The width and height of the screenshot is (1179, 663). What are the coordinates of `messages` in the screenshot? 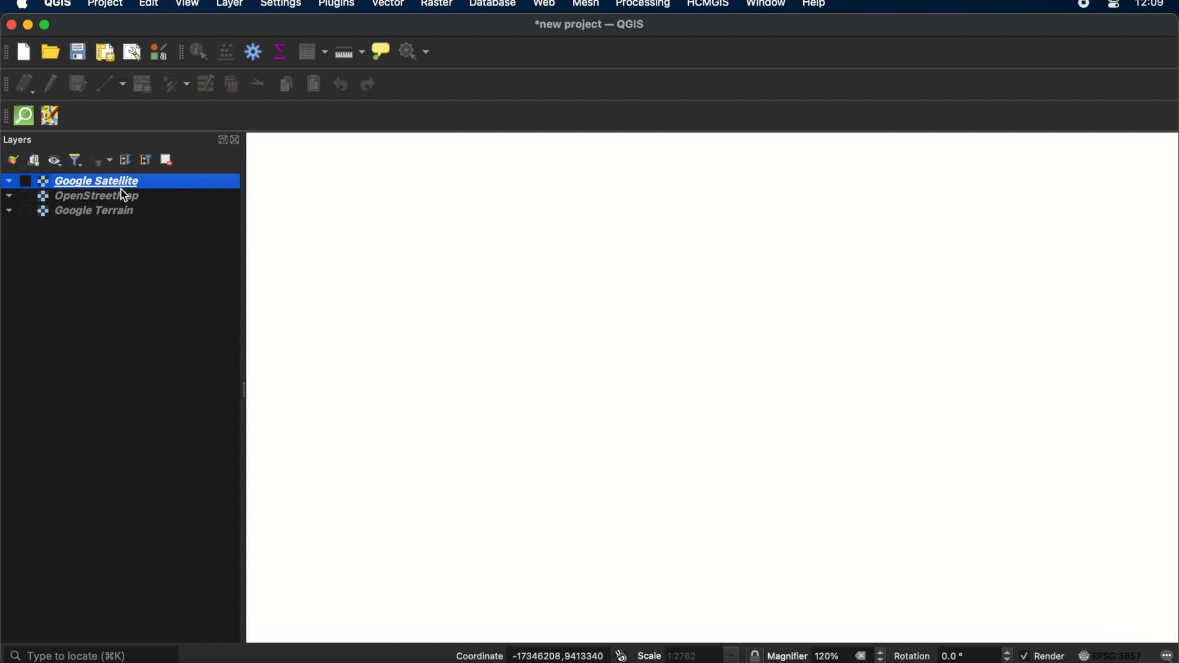 It's located at (1167, 654).